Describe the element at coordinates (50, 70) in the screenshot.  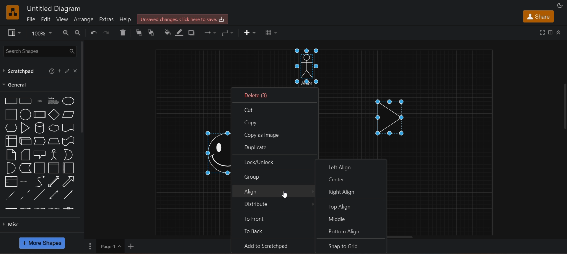
I see `help` at that location.